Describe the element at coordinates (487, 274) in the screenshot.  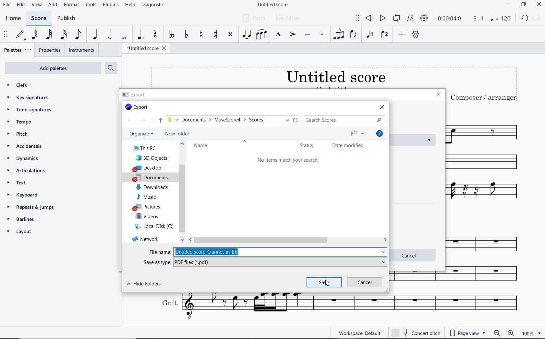
I see `Cl. in B` at that location.